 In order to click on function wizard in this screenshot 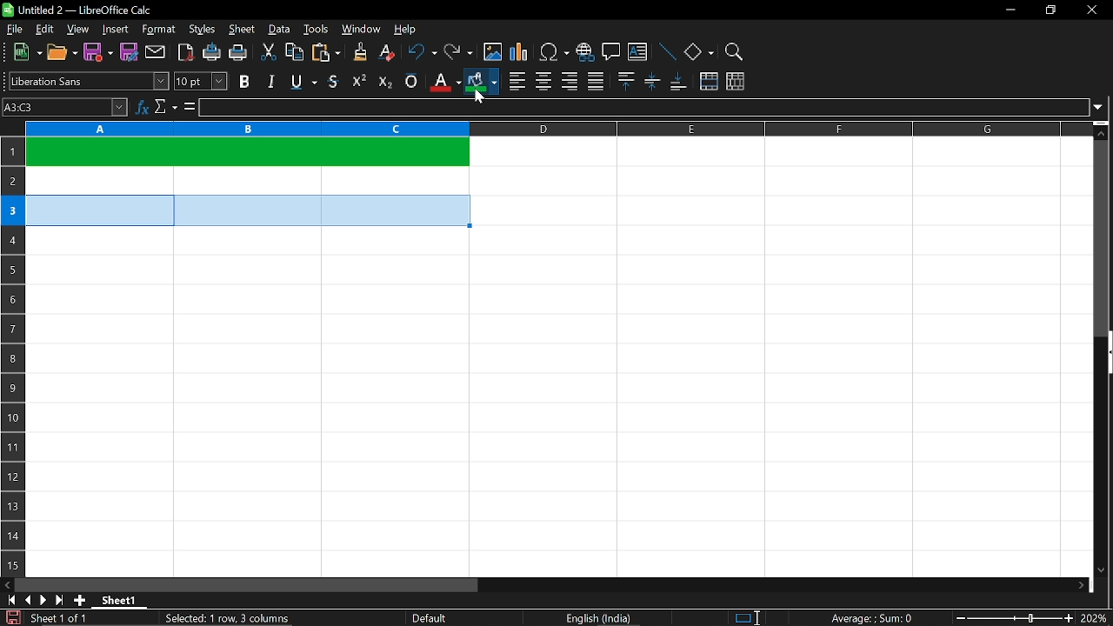, I will do `click(142, 108)`.